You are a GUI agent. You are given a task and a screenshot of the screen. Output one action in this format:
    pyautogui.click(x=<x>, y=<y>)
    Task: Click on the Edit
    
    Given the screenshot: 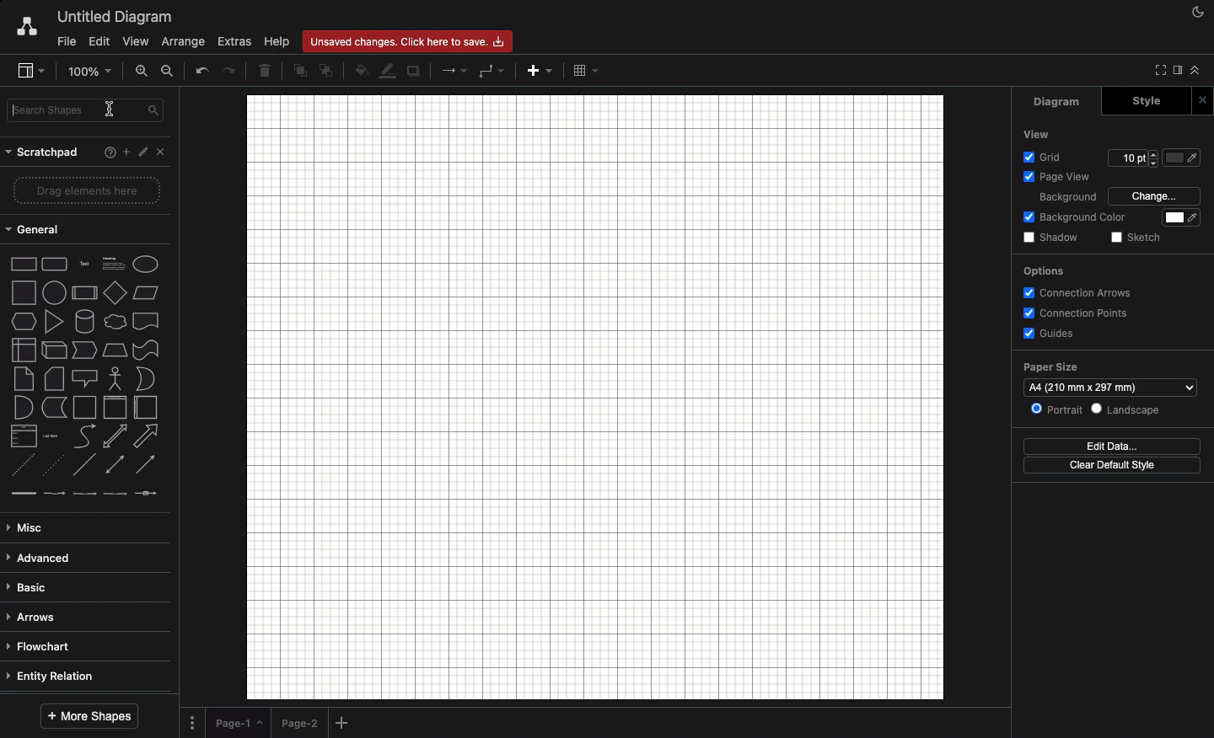 What is the action you would take?
    pyautogui.click(x=141, y=150)
    